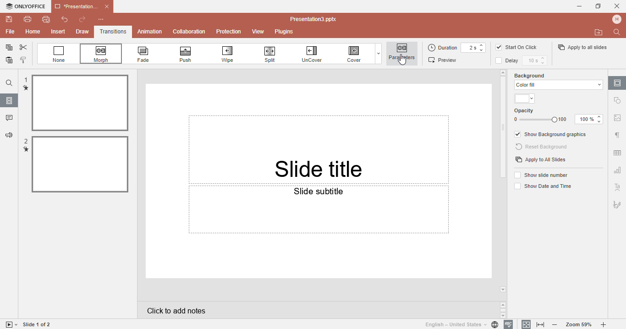 Image resolution: width=626 pixels, height=329 pixels. What do you see at coordinates (543, 175) in the screenshot?
I see `Show slide numbers` at bounding box center [543, 175].